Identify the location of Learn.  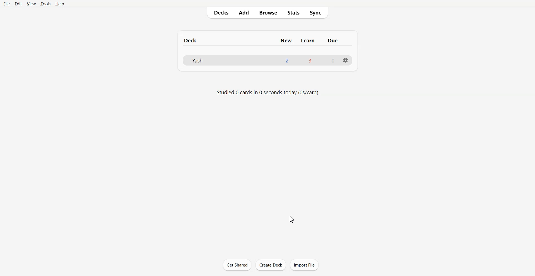
(308, 40).